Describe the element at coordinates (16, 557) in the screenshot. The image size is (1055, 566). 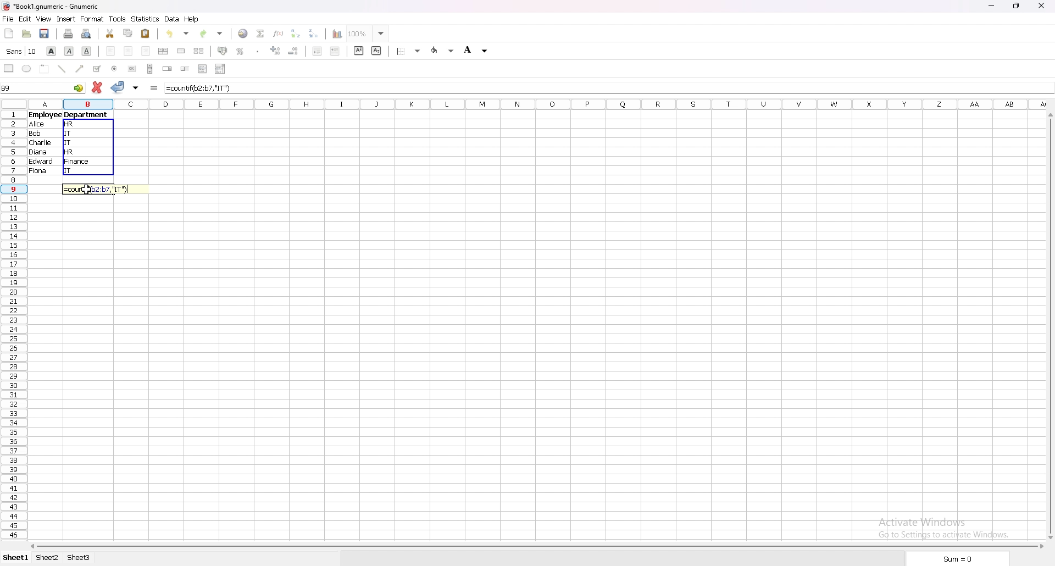
I see `sheet 1` at that location.